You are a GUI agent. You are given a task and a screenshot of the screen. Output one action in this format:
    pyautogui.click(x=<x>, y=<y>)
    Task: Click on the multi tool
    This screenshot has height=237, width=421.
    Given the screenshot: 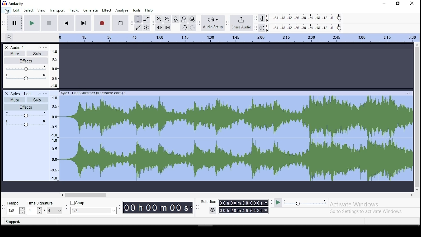 What is the action you would take?
    pyautogui.click(x=146, y=27)
    